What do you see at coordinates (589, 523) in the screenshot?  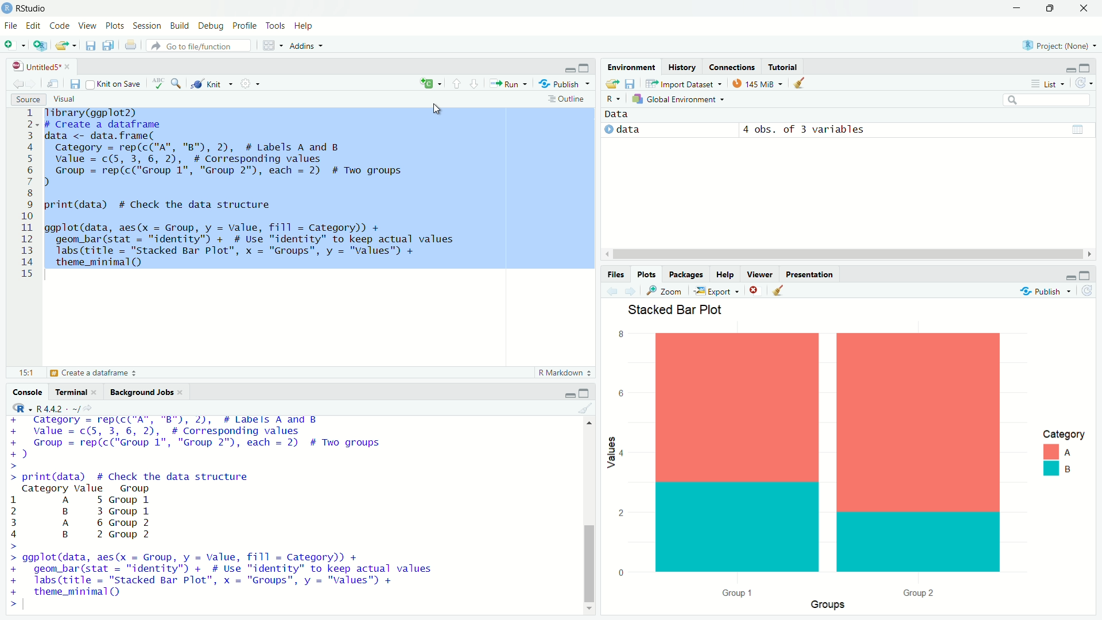 I see `Scrollbar` at bounding box center [589, 523].